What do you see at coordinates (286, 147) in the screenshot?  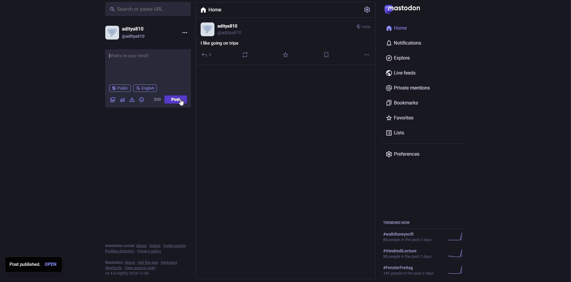 I see `empty` at bounding box center [286, 147].